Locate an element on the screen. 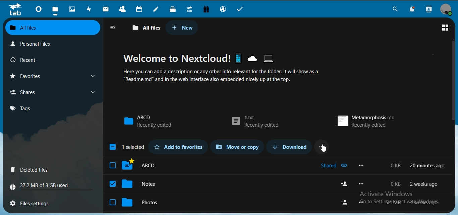 This screenshot has width=458, height=215. search contacts is located at coordinates (428, 10).